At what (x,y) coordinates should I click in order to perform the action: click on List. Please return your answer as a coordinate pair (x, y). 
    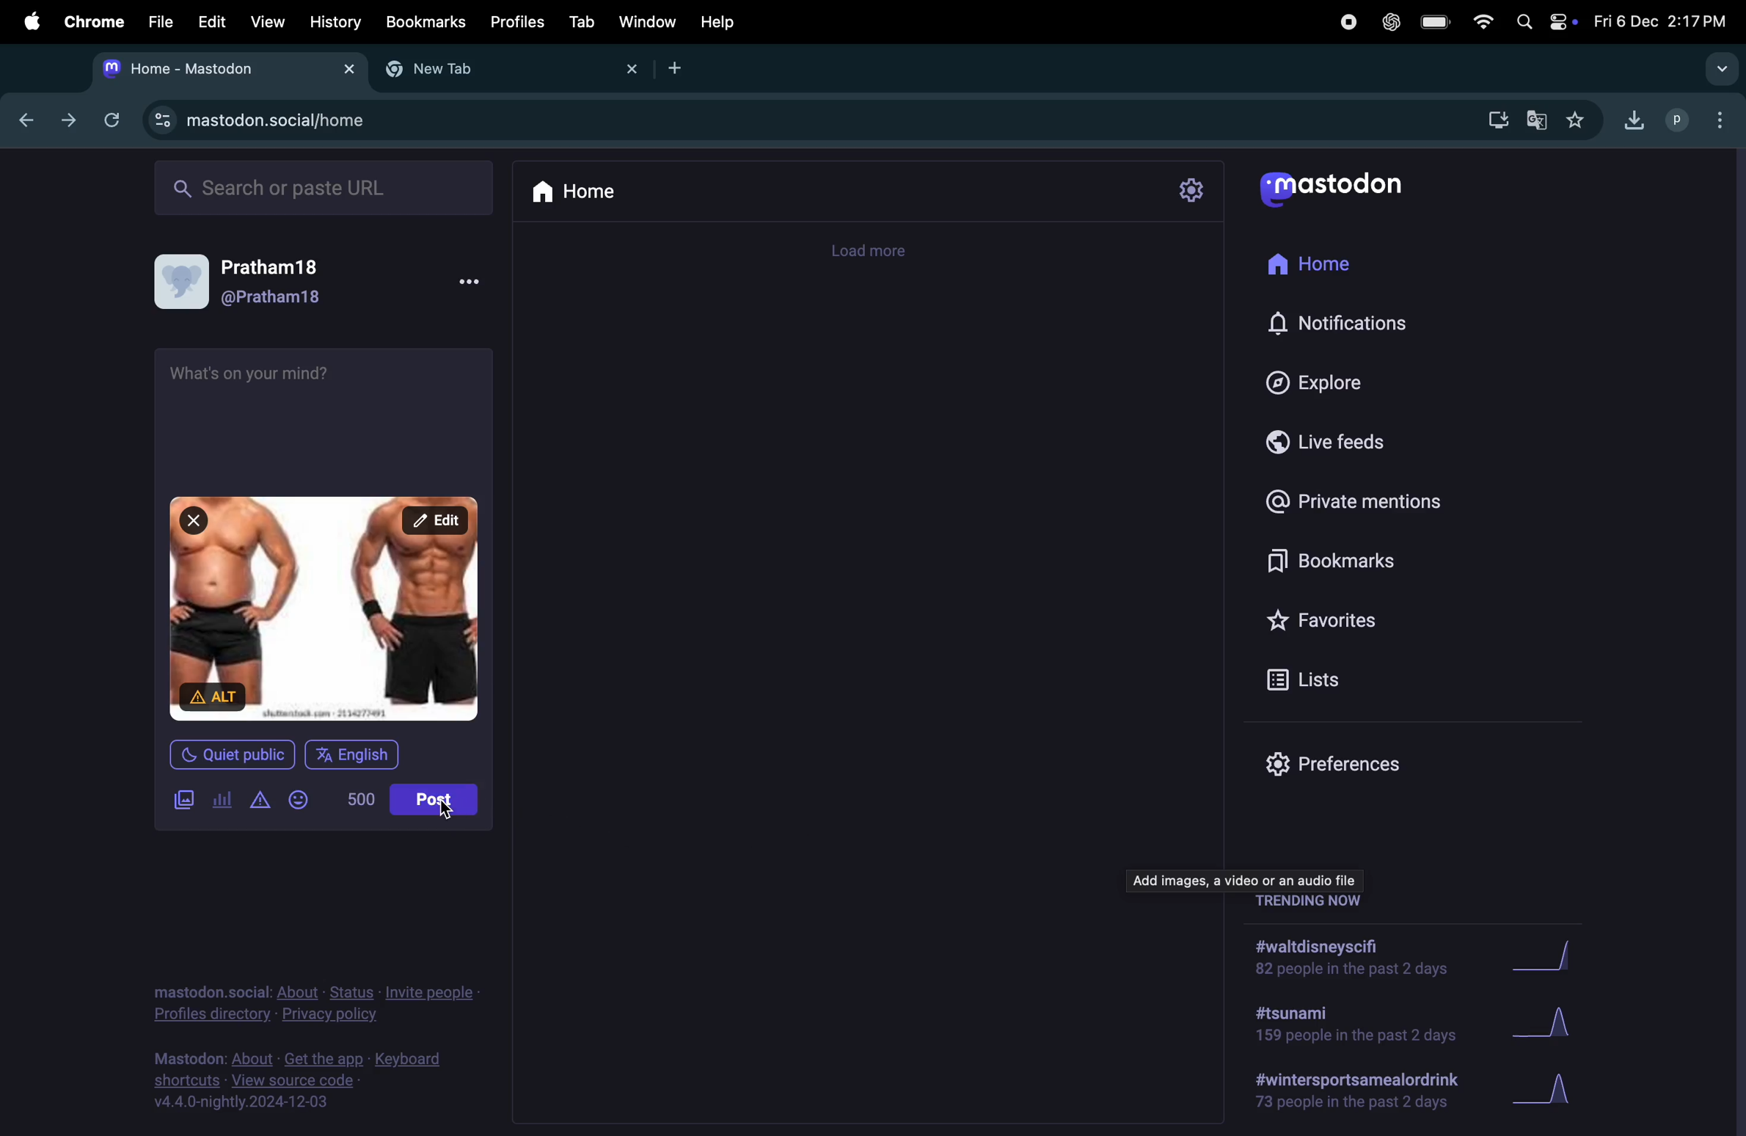
    Looking at the image, I should click on (1329, 681).